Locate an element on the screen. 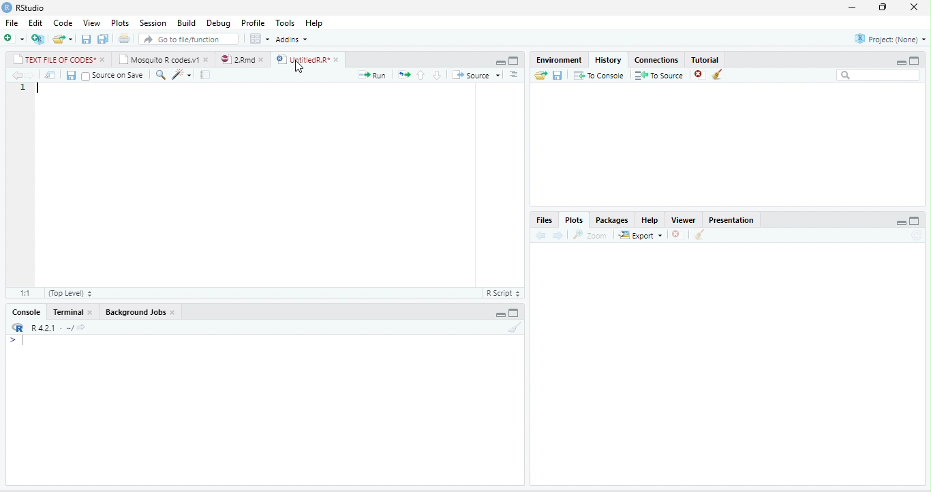  Project(None) is located at coordinates (890, 39).